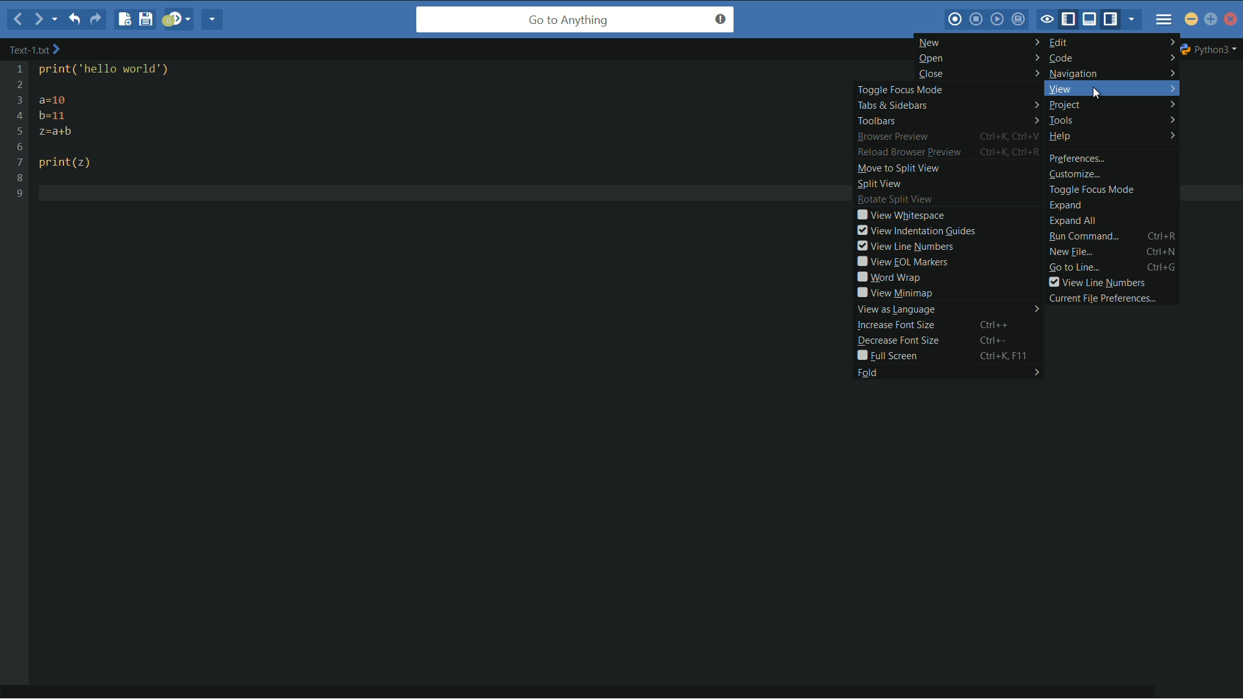 This screenshot has height=699, width=1243. Describe the element at coordinates (1109, 58) in the screenshot. I see `code` at that location.